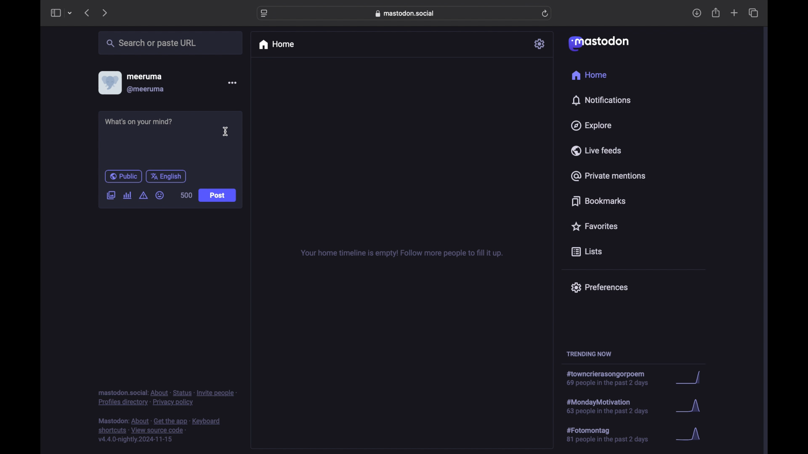 This screenshot has height=454, width=808. I want to click on mastodon, so click(598, 43).